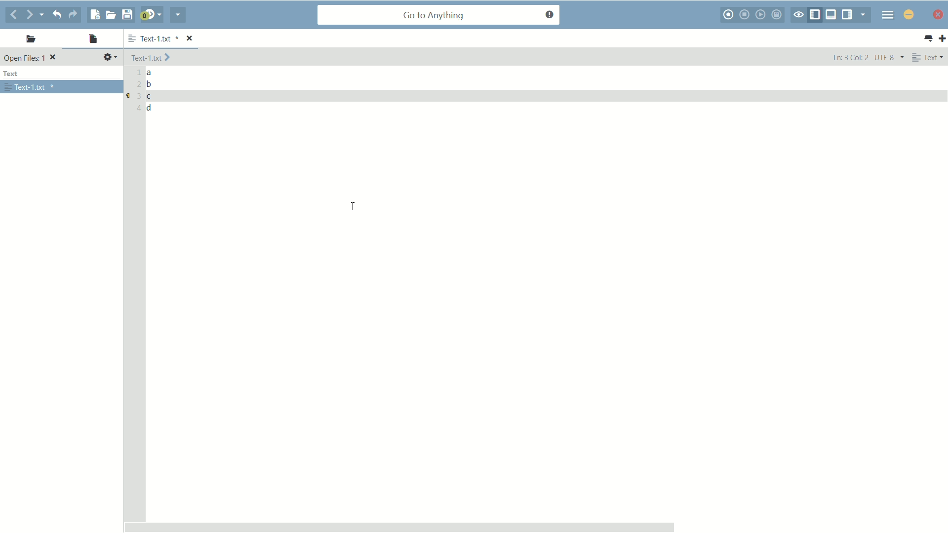 This screenshot has height=533, width=948. What do you see at coordinates (816, 14) in the screenshot?
I see `show/hide left pane` at bounding box center [816, 14].